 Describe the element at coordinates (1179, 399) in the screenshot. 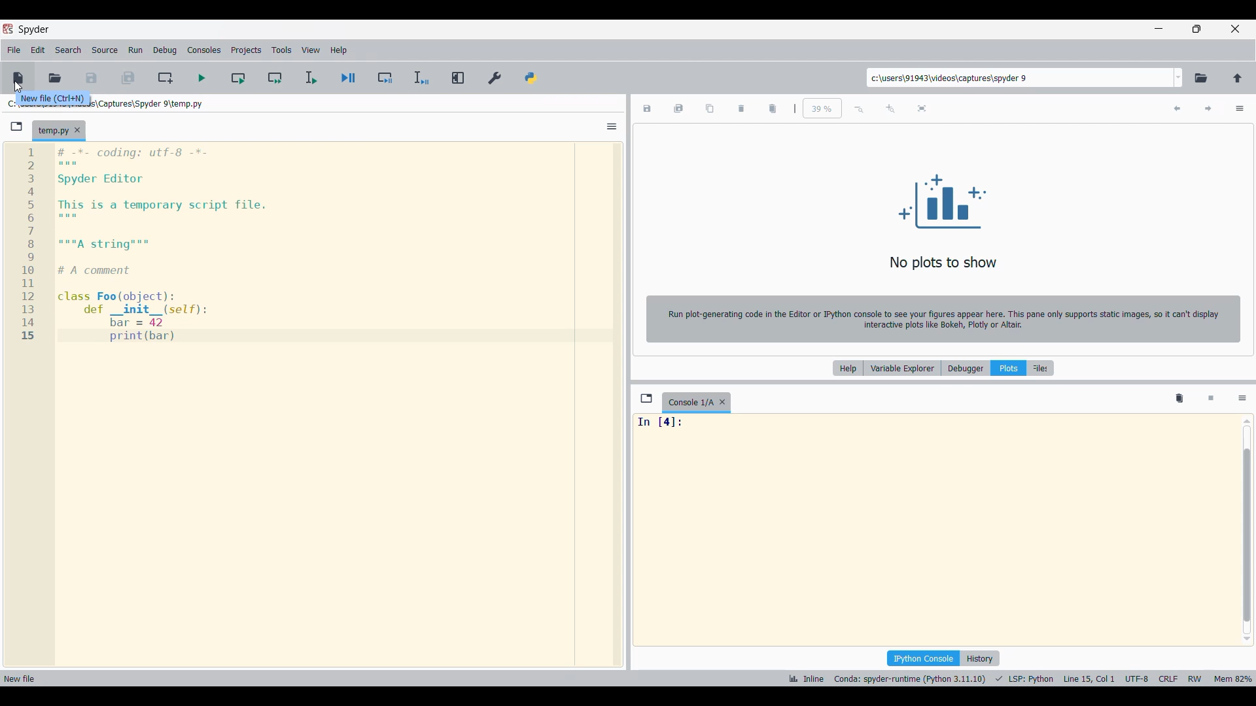

I see `Remove all variables from namespace` at that location.